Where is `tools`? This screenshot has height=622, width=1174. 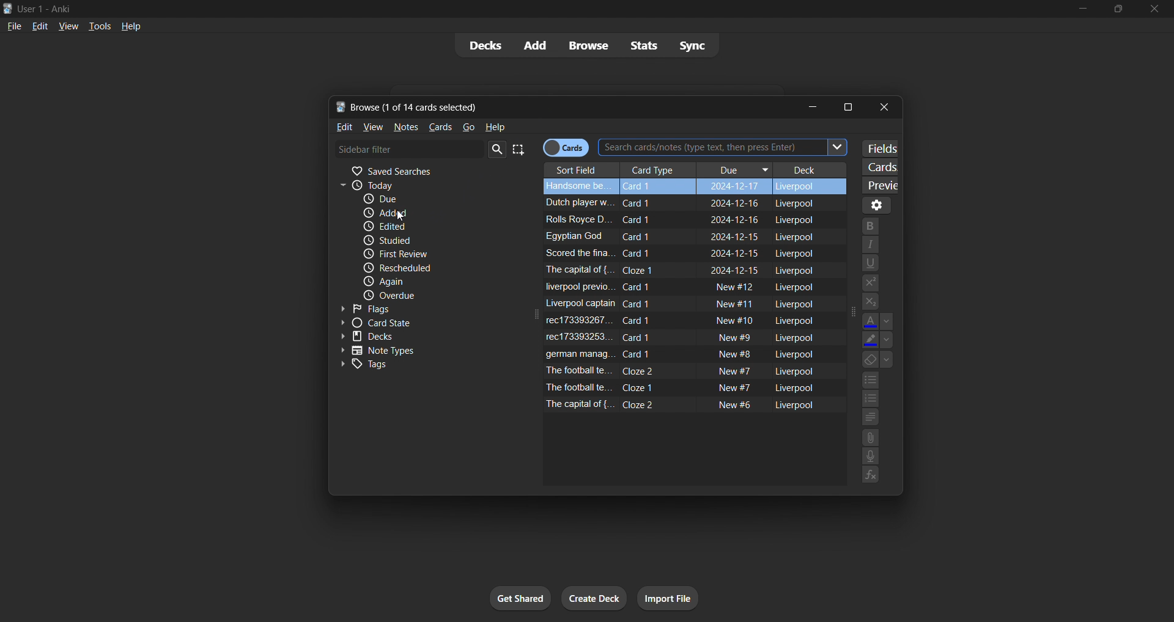
tools is located at coordinates (99, 27).